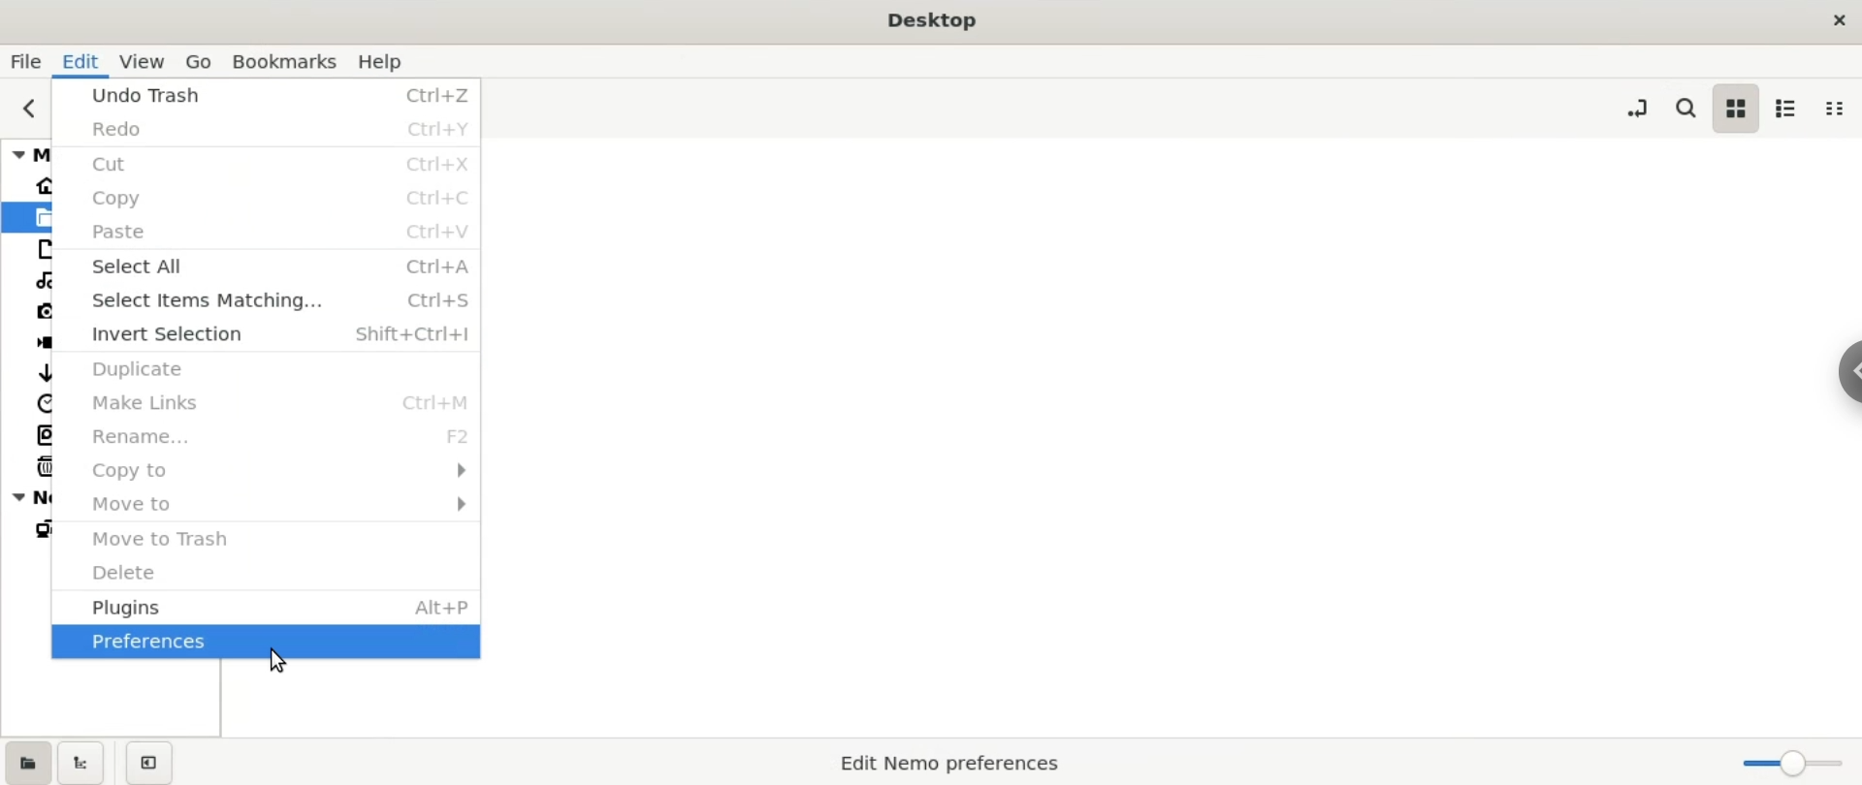 The width and height of the screenshot is (1862, 785). I want to click on compact view, so click(1836, 110).